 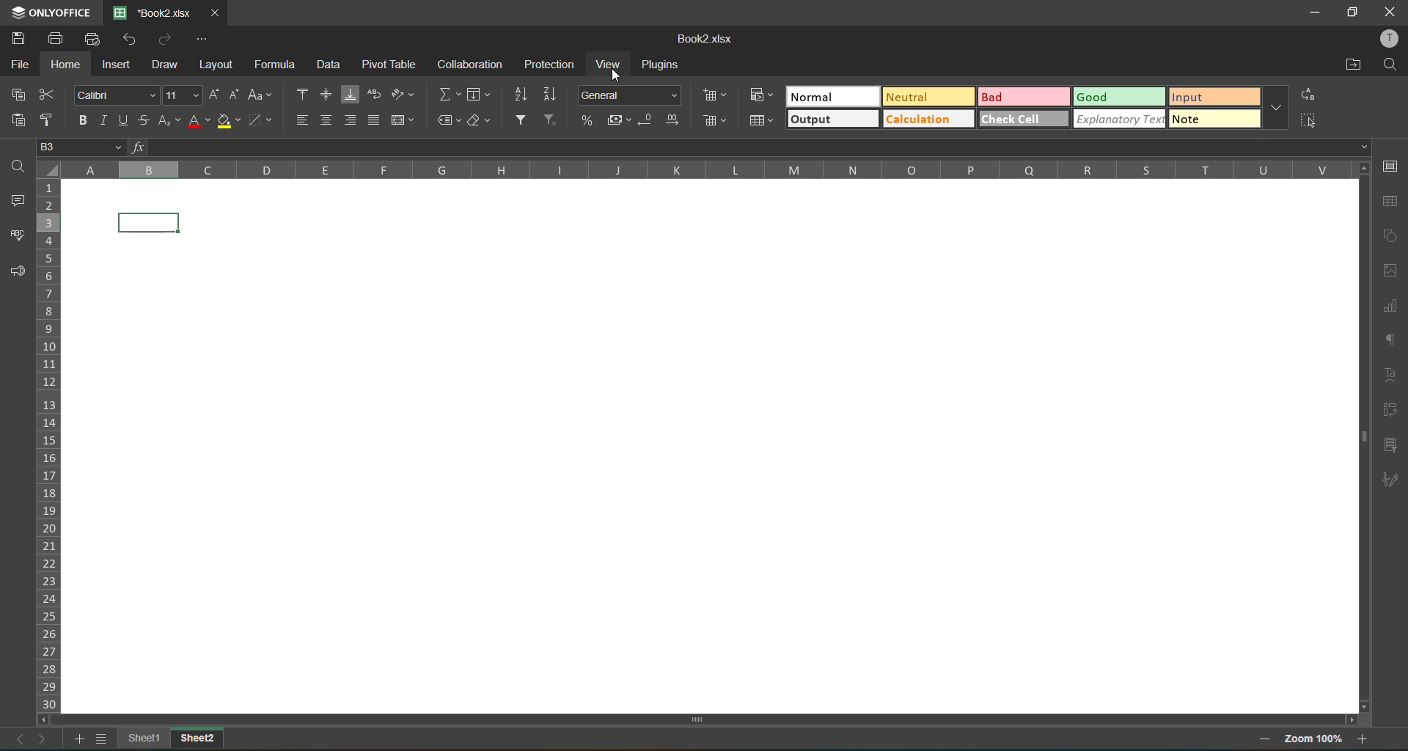 What do you see at coordinates (81, 742) in the screenshot?
I see `add sheet` at bounding box center [81, 742].